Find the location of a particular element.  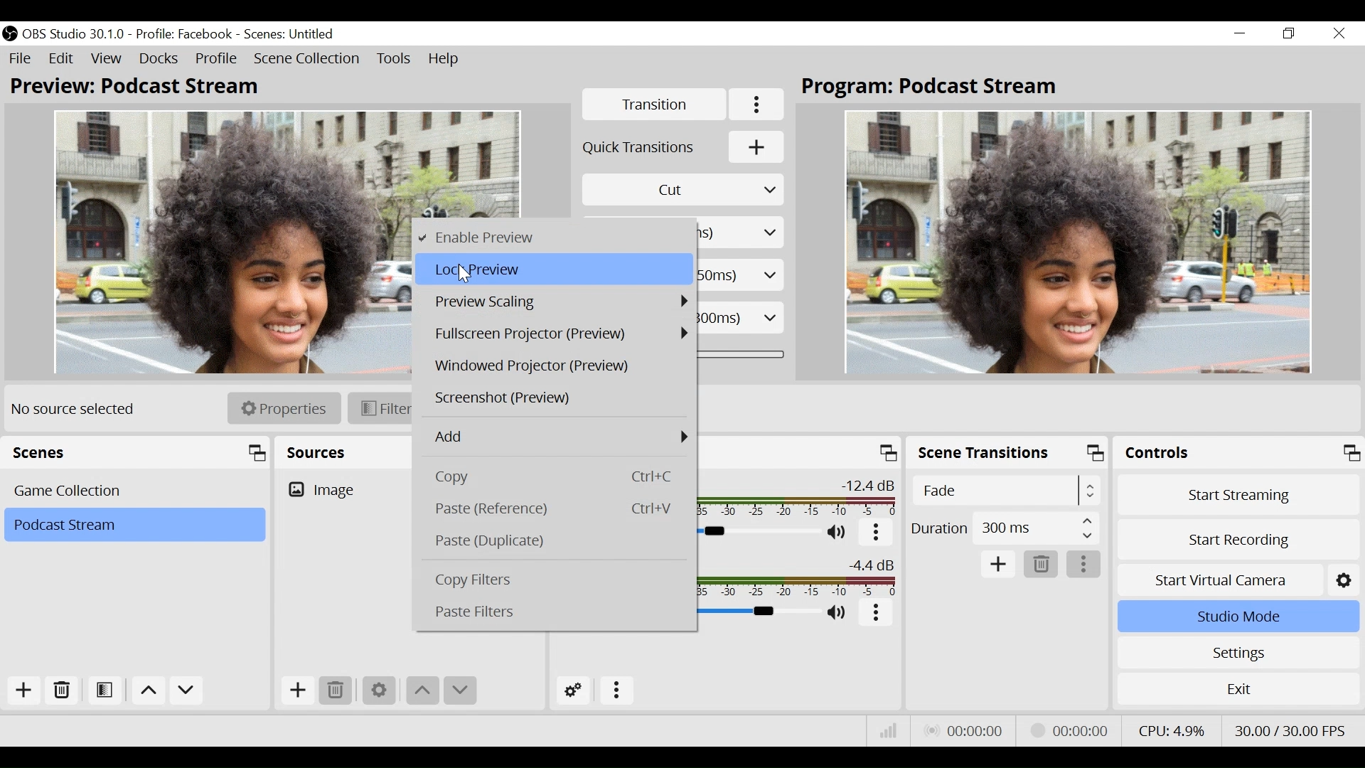

Cursor  is located at coordinates (466, 273).